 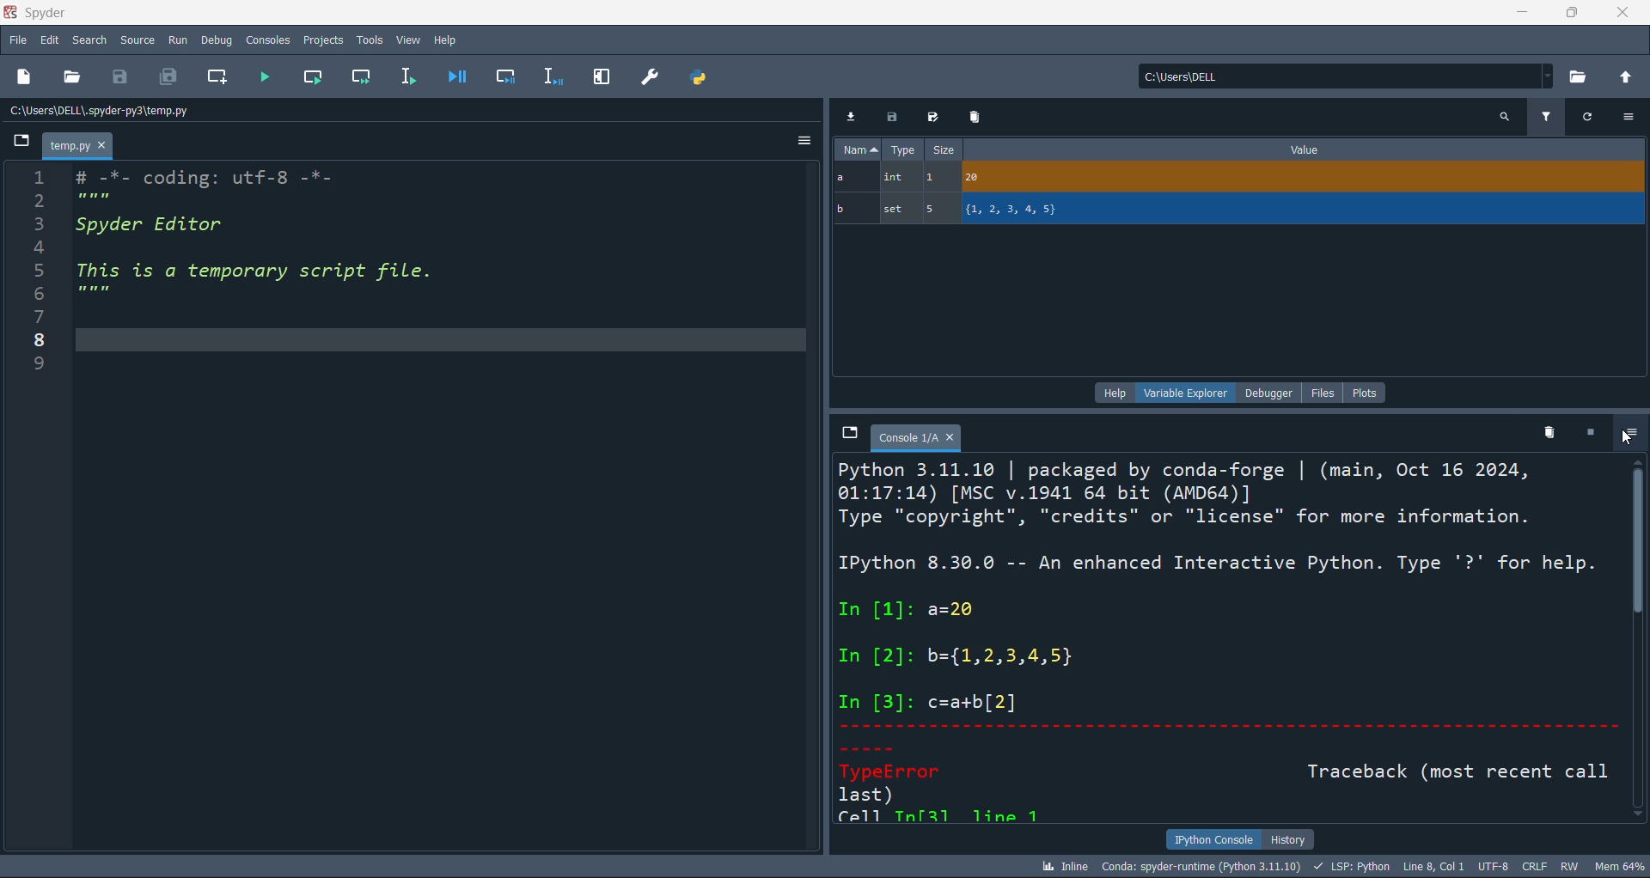 I want to click on INLINE, so click(x=1061, y=865).